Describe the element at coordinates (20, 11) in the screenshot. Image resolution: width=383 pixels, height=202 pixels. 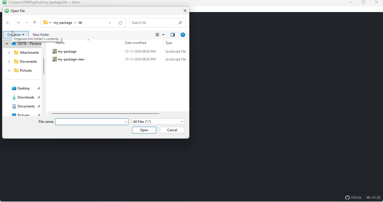
I see `open file` at that location.